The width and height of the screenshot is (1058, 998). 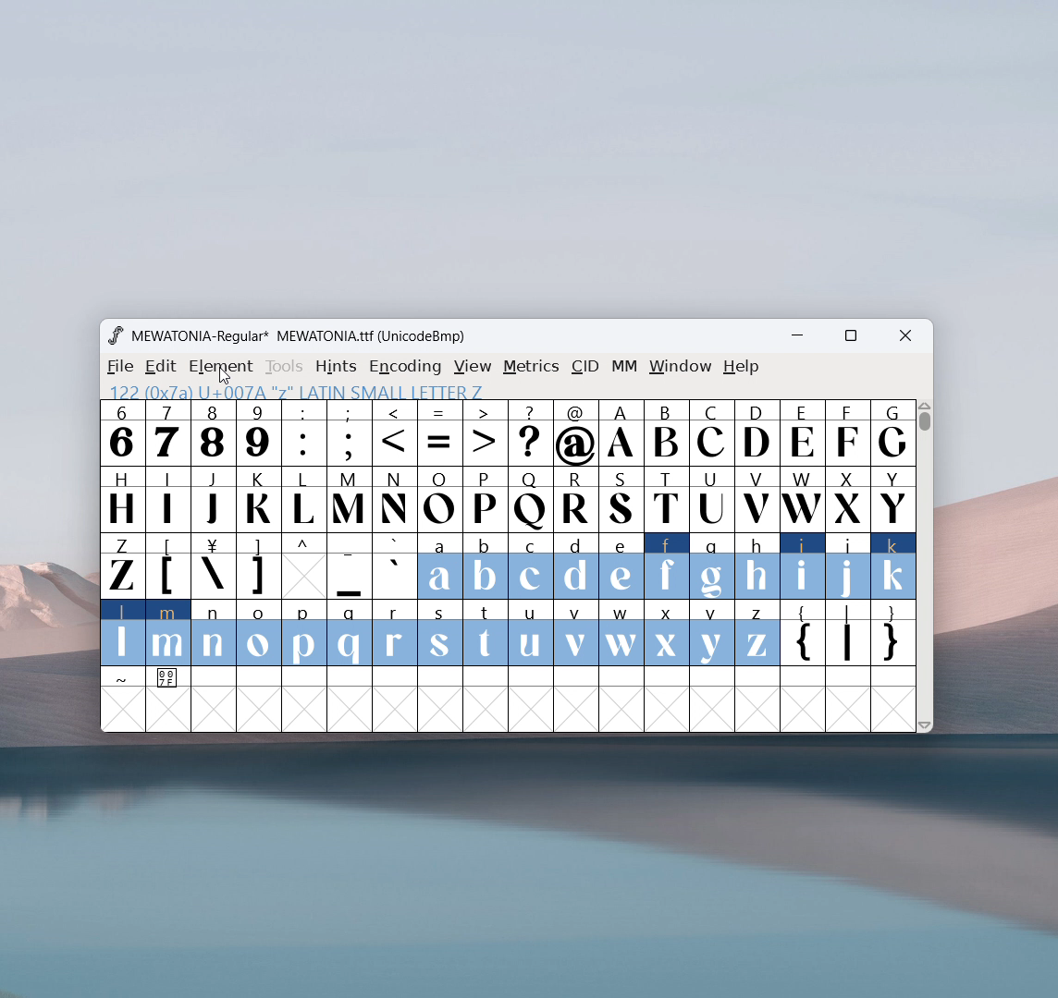 I want to click on edit, so click(x=162, y=367).